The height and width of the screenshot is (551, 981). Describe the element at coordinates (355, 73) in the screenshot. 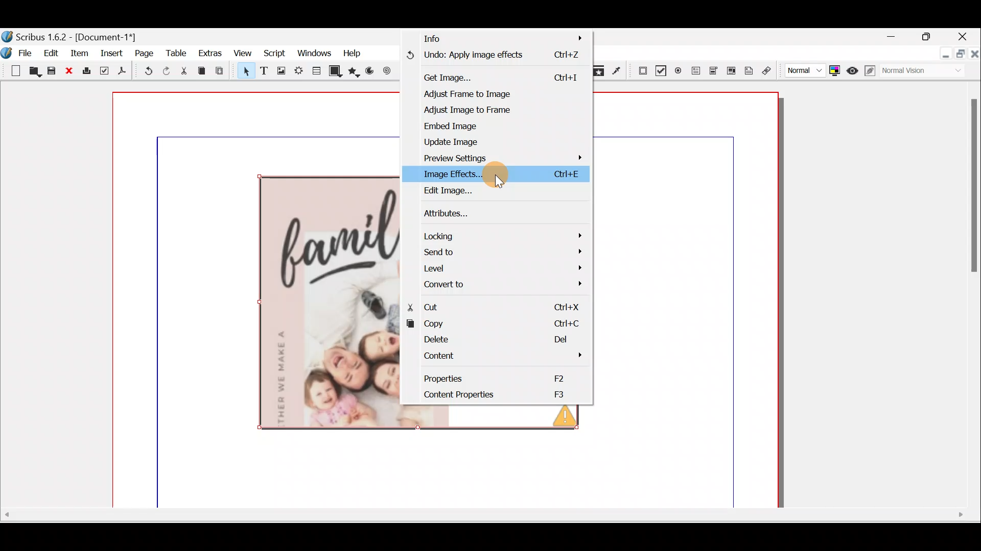

I see `Polygon` at that location.